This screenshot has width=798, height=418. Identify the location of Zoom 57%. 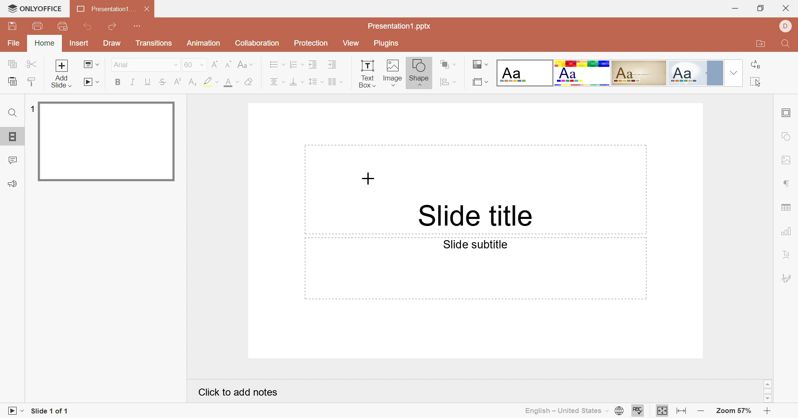
(735, 411).